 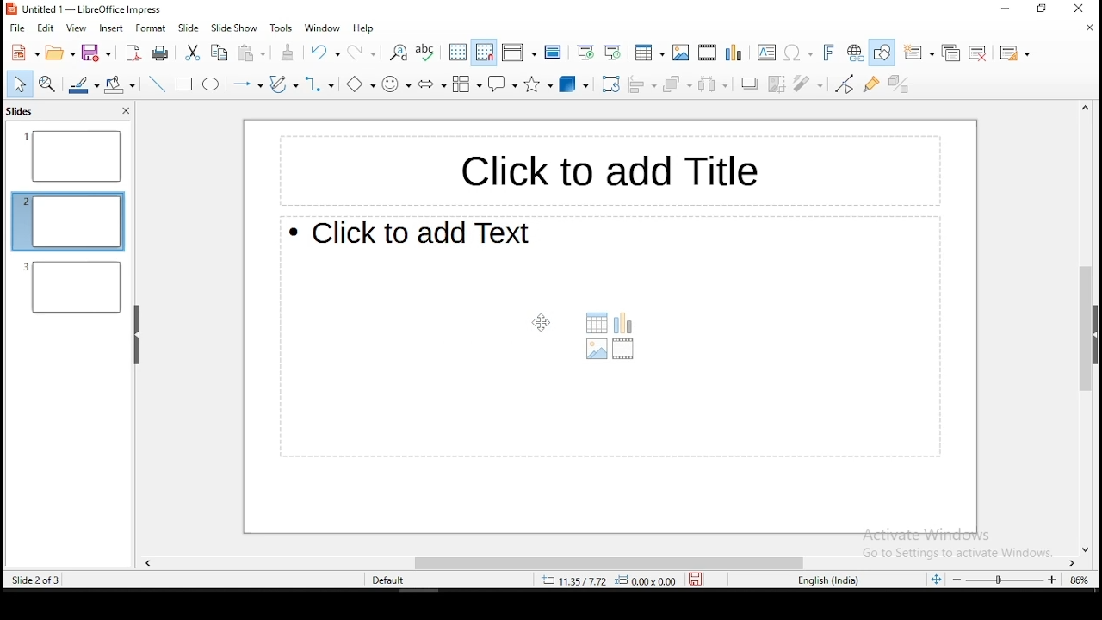 I want to click on align objects, so click(x=644, y=84).